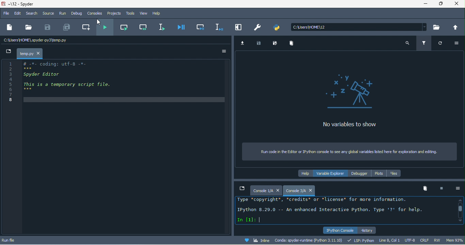  What do you see at coordinates (259, 27) in the screenshot?
I see `preference` at bounding box center [259, 27].